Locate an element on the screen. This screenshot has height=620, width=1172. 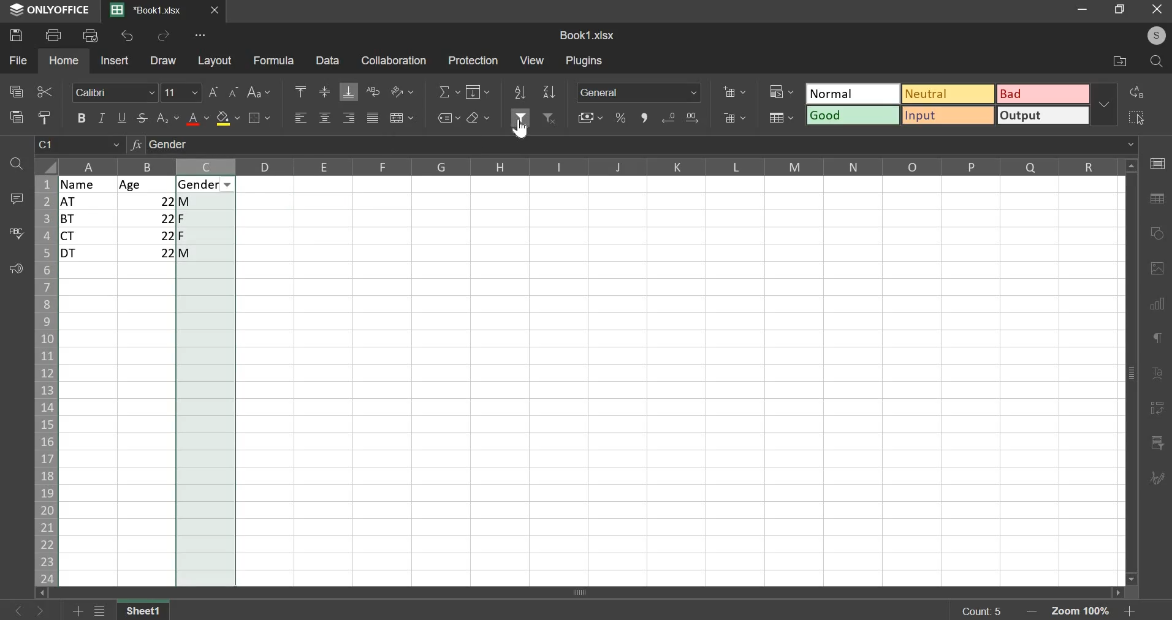
rows is located at coordinates (44, 381).